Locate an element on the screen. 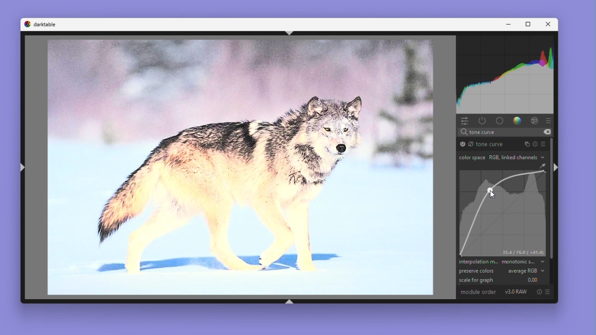 Image resolution: width=596 pixels, height=335 pixels. Module order  is located at coordinates (478, 293).